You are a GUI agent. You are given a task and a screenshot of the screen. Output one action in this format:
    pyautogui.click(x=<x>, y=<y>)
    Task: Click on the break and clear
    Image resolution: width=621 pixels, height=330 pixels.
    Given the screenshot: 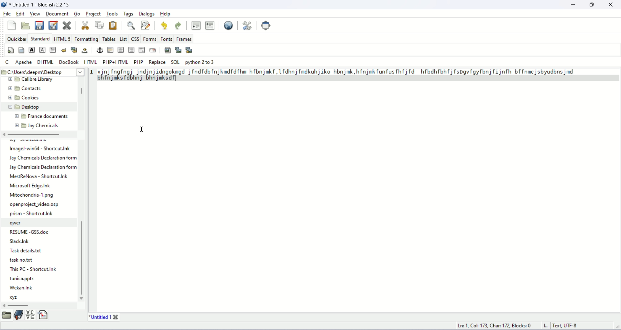 What is the action you would take?
    pyautogui.click(x=74, y=50)
    